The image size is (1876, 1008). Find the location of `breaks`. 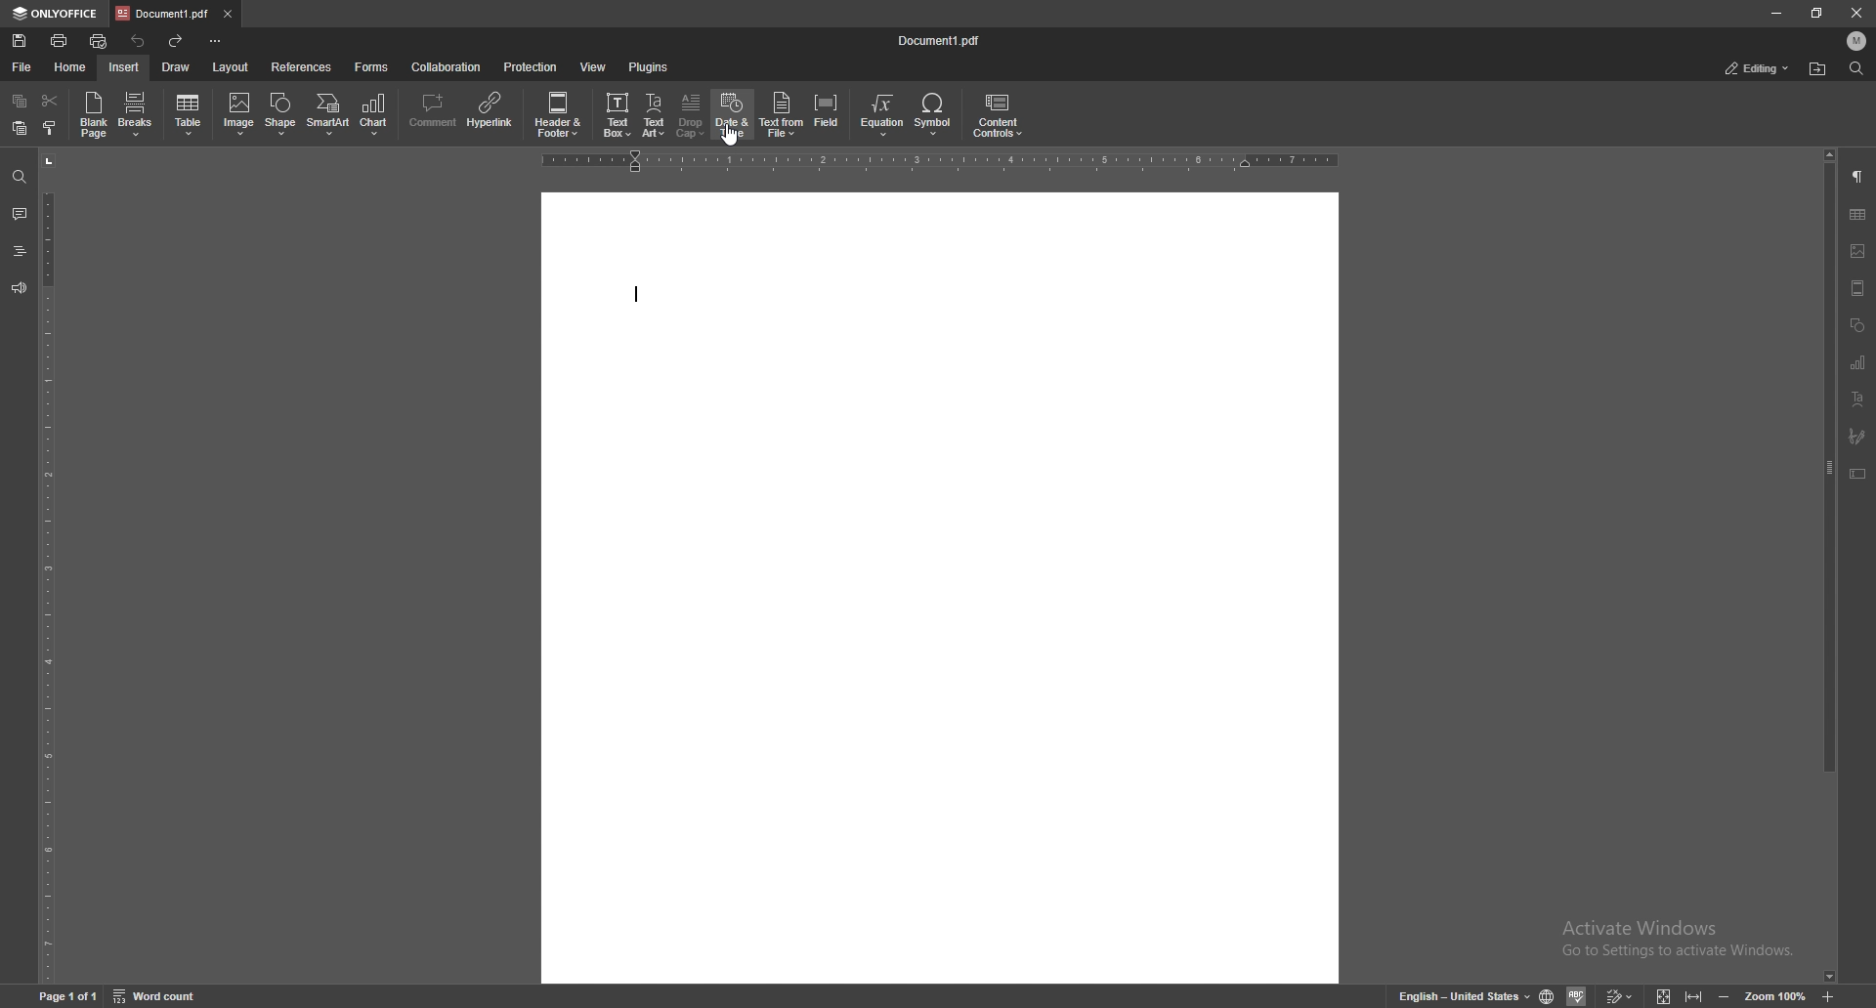

breaks is located at coordinates (137, 114).